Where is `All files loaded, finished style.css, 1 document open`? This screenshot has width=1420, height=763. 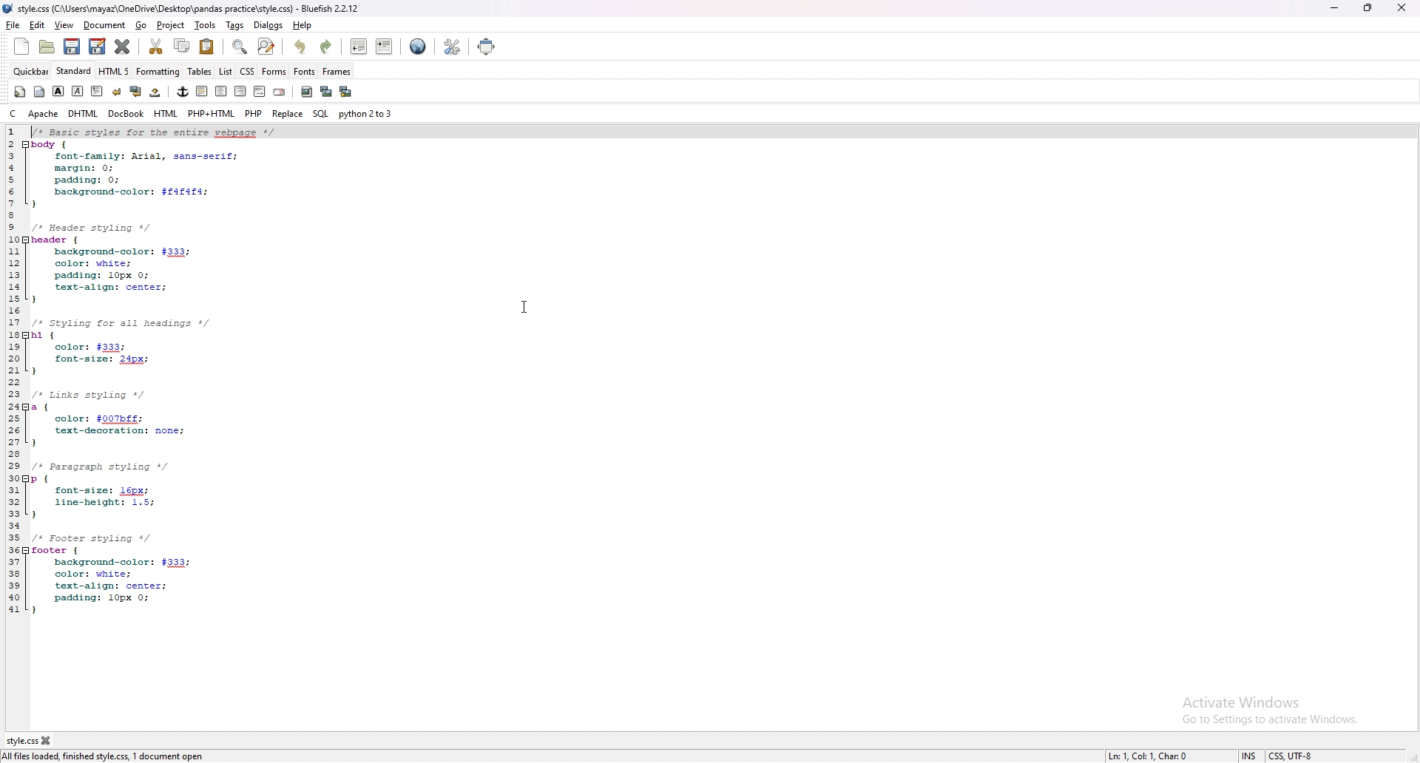 All files loaded, finished style.css, 1 document open is located at coordinates (106, 756).